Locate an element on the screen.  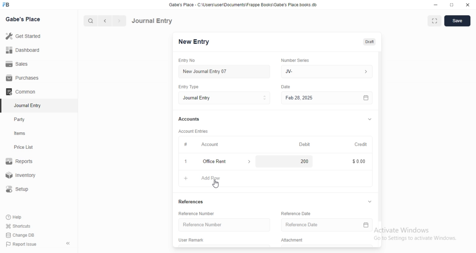
close is located at coordinates (468, 4).